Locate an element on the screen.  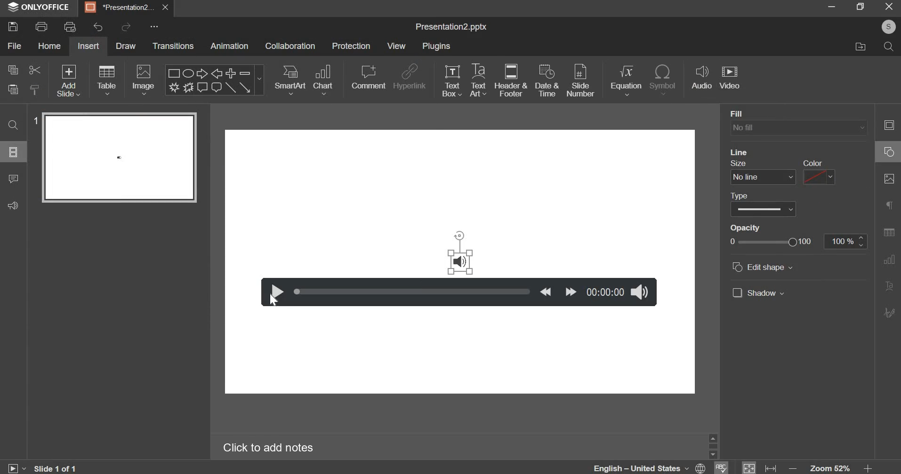
transitions is located at coordinates (174, 47).